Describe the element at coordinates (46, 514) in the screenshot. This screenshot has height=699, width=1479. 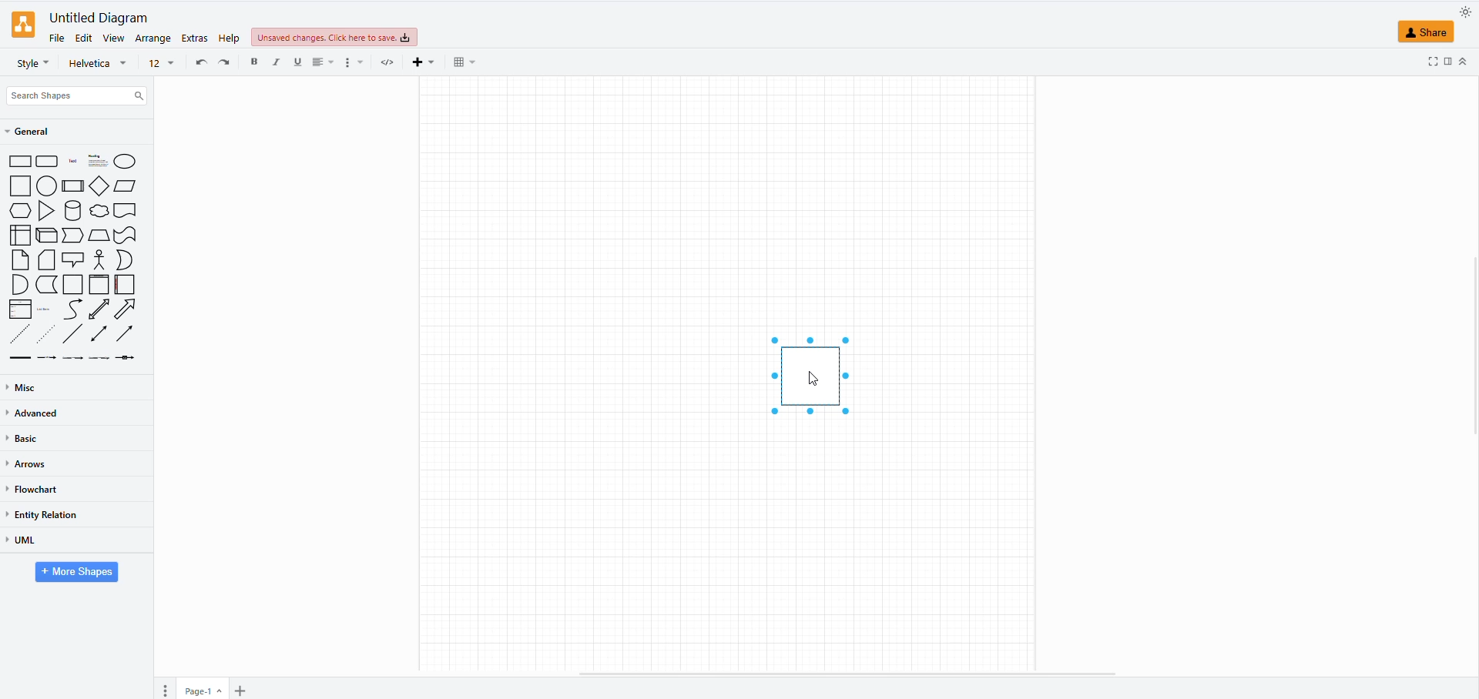
I see `entity relation` at that location.